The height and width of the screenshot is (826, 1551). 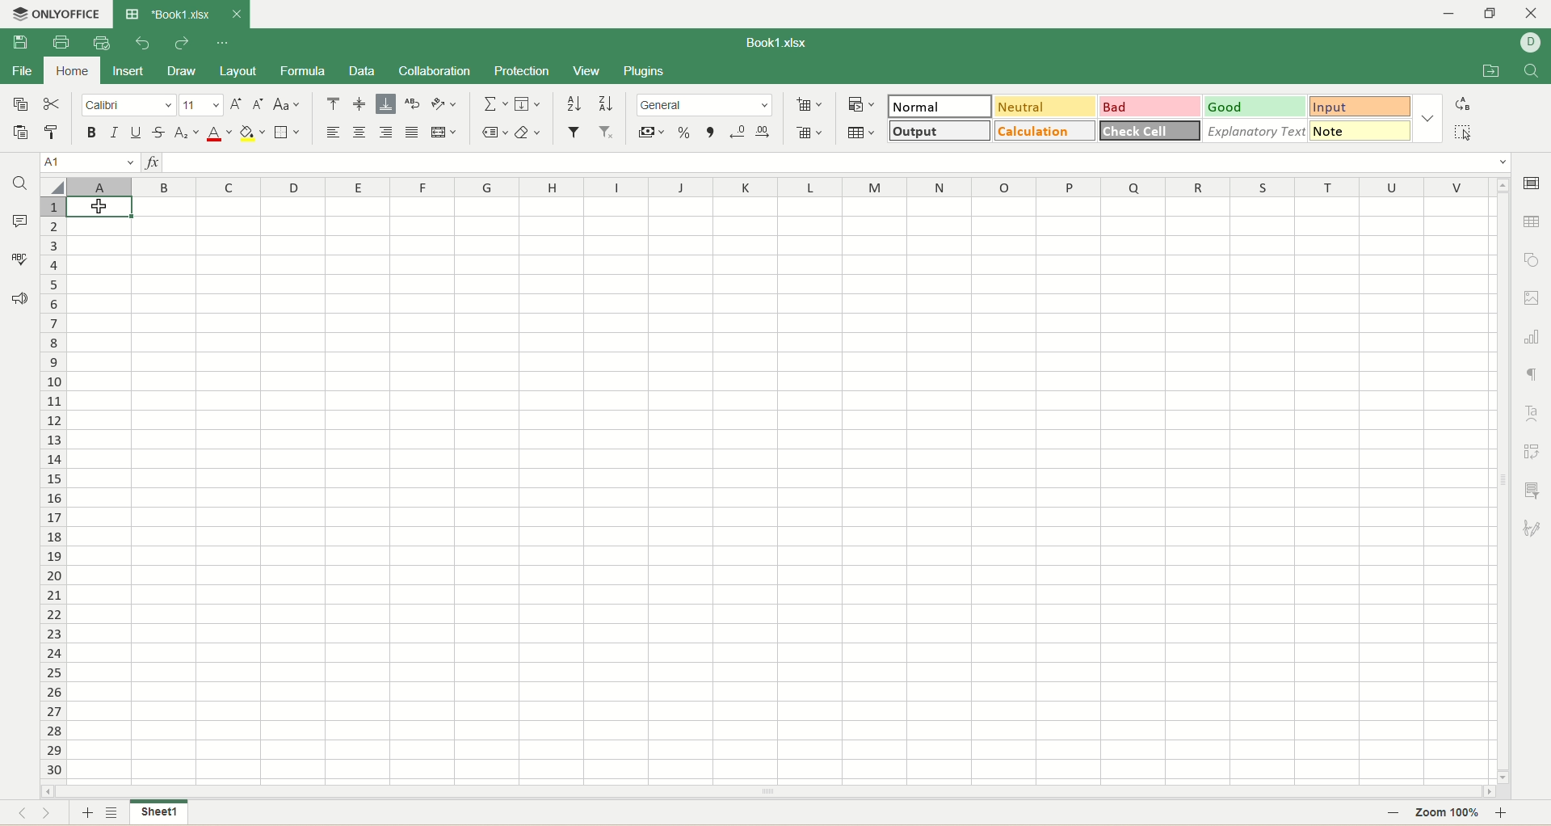 What do you see at coordinates (411, 103) in the screenshot?
I see `wrap text` at bounding box center [411, 103].